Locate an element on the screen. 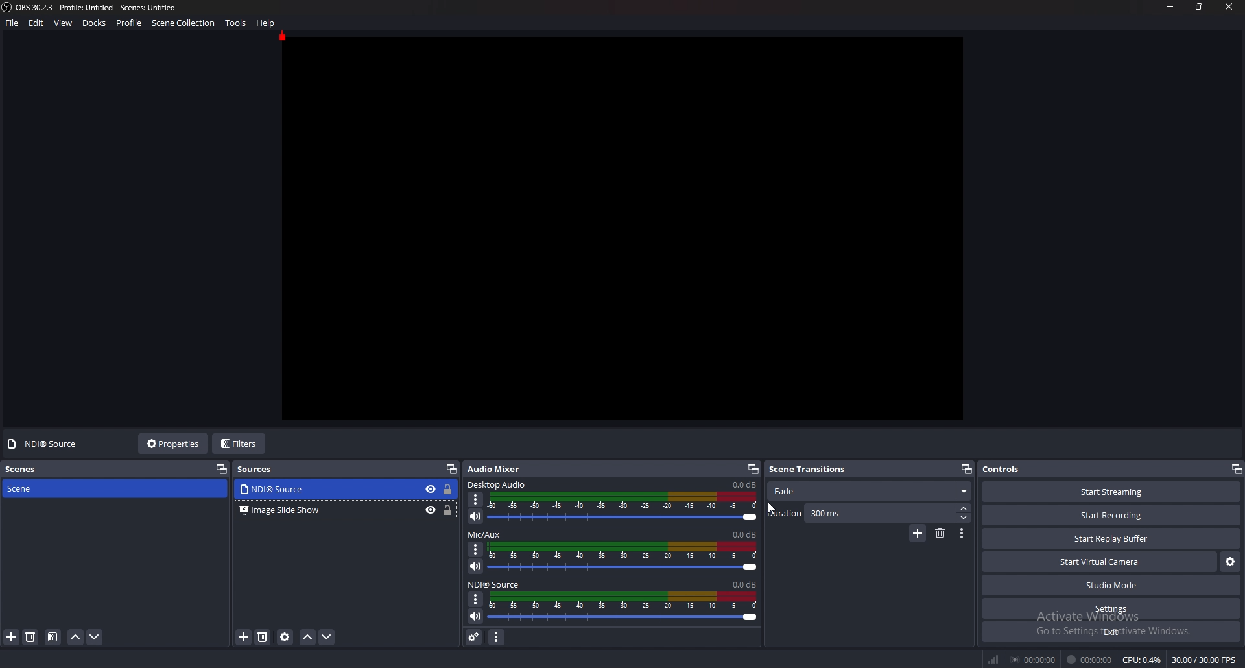  options is located at coordinates (477, 550).